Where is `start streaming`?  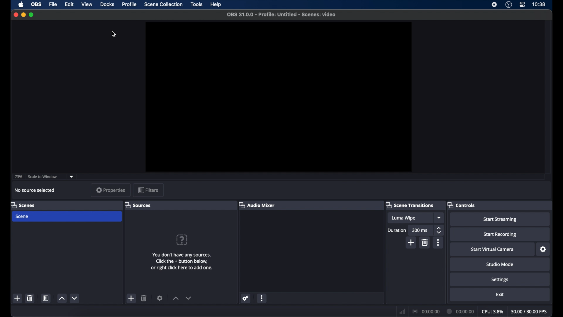
start streaming is located at coordinates (501, 220).